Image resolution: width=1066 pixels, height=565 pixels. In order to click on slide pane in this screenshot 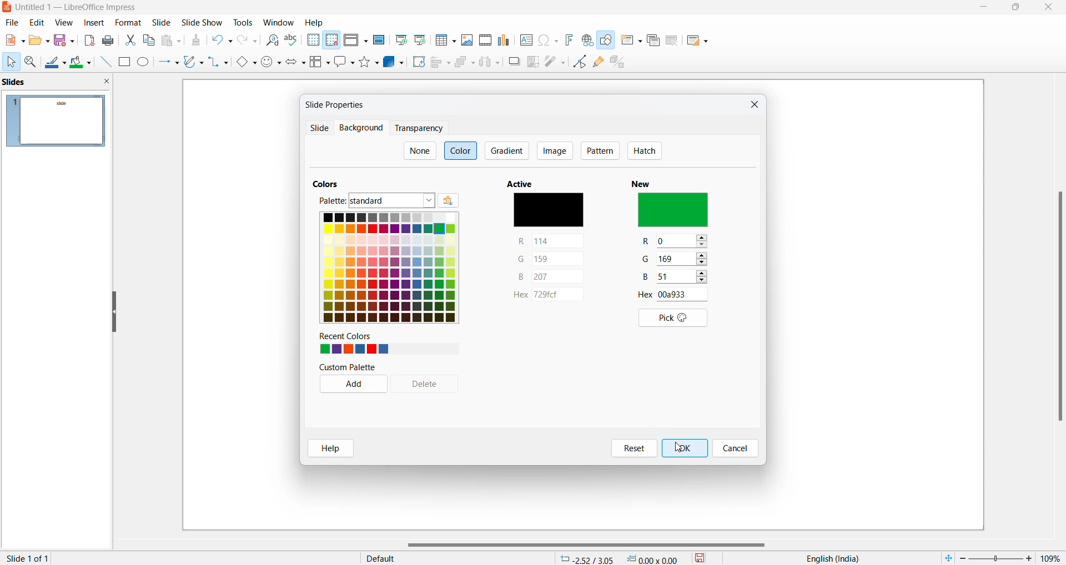, I will do `click(56, 83)`.